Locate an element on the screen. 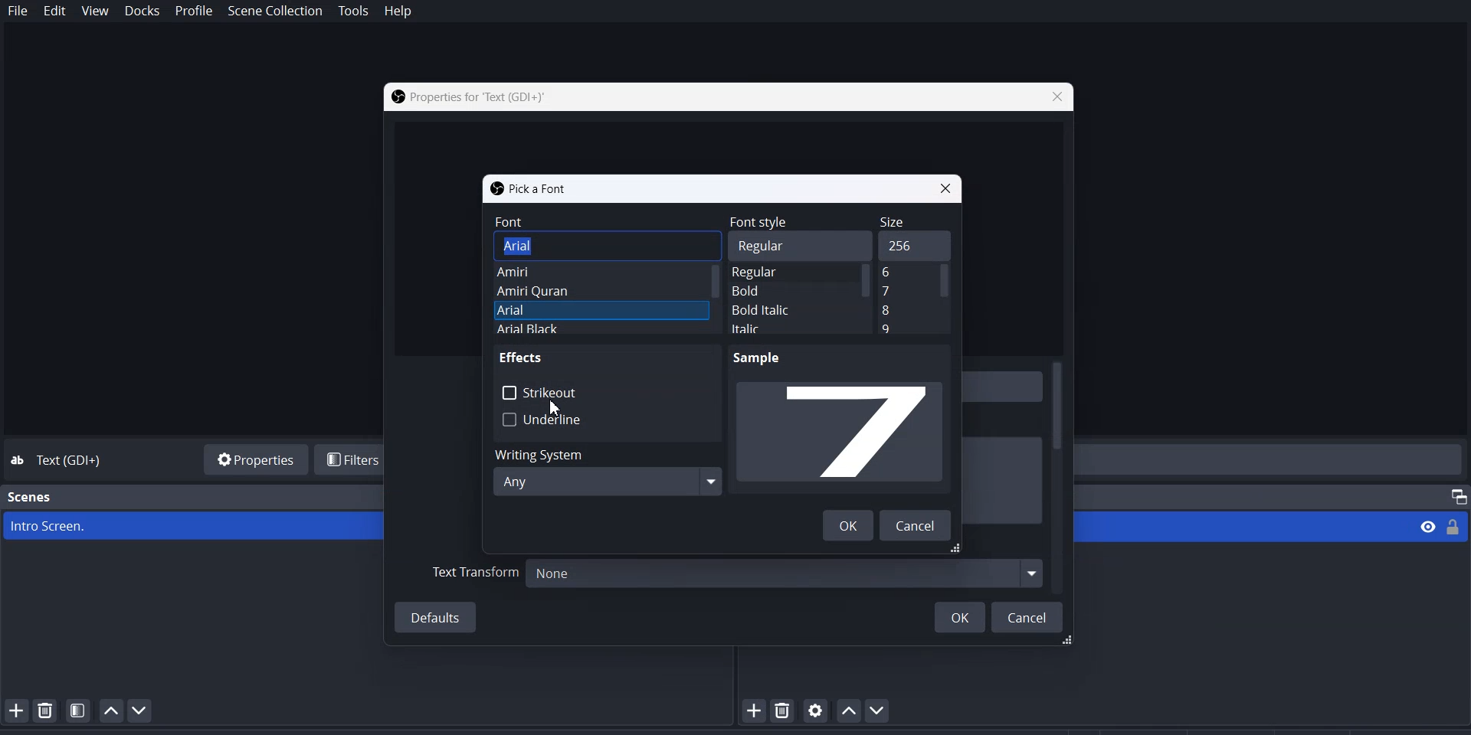 The width and height of the screenshot is (1471, 735). Add Source is located at coordinates (755, 710).